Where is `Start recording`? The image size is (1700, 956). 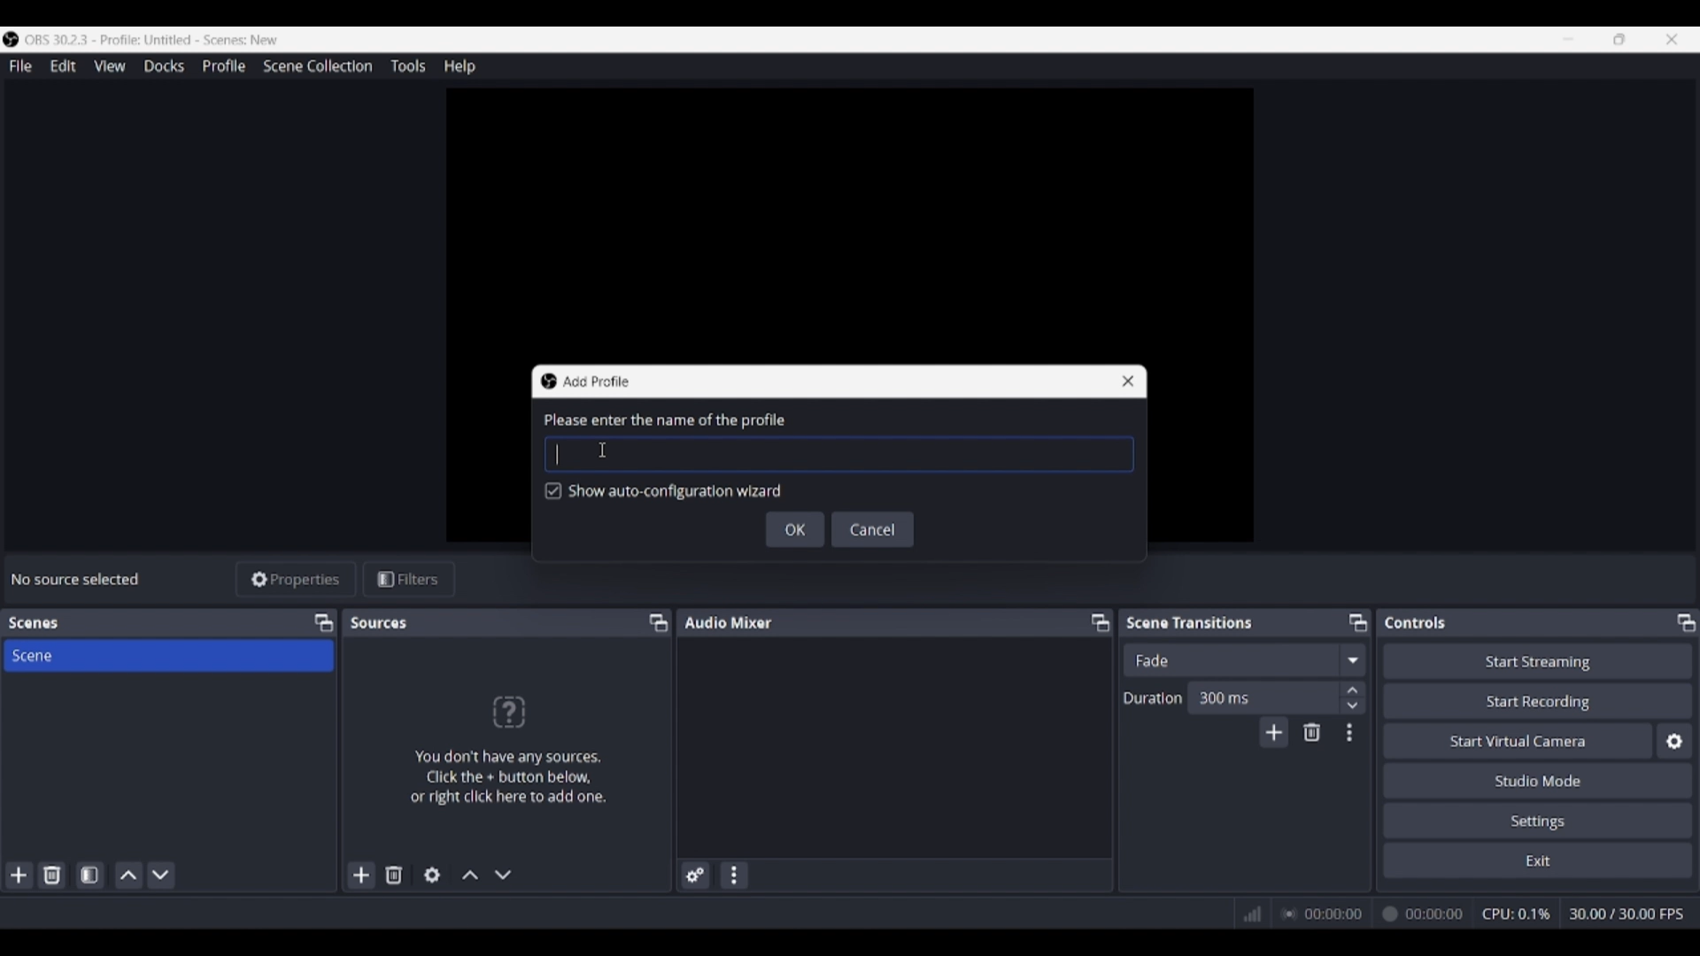
Start recording is located at coordinates (1539, 700).